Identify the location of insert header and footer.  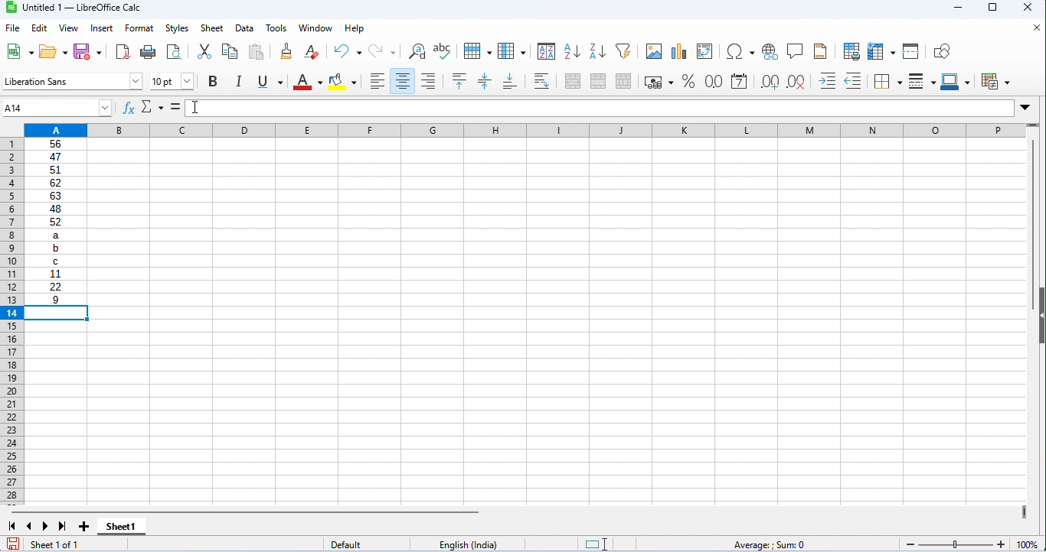
(821, 50).